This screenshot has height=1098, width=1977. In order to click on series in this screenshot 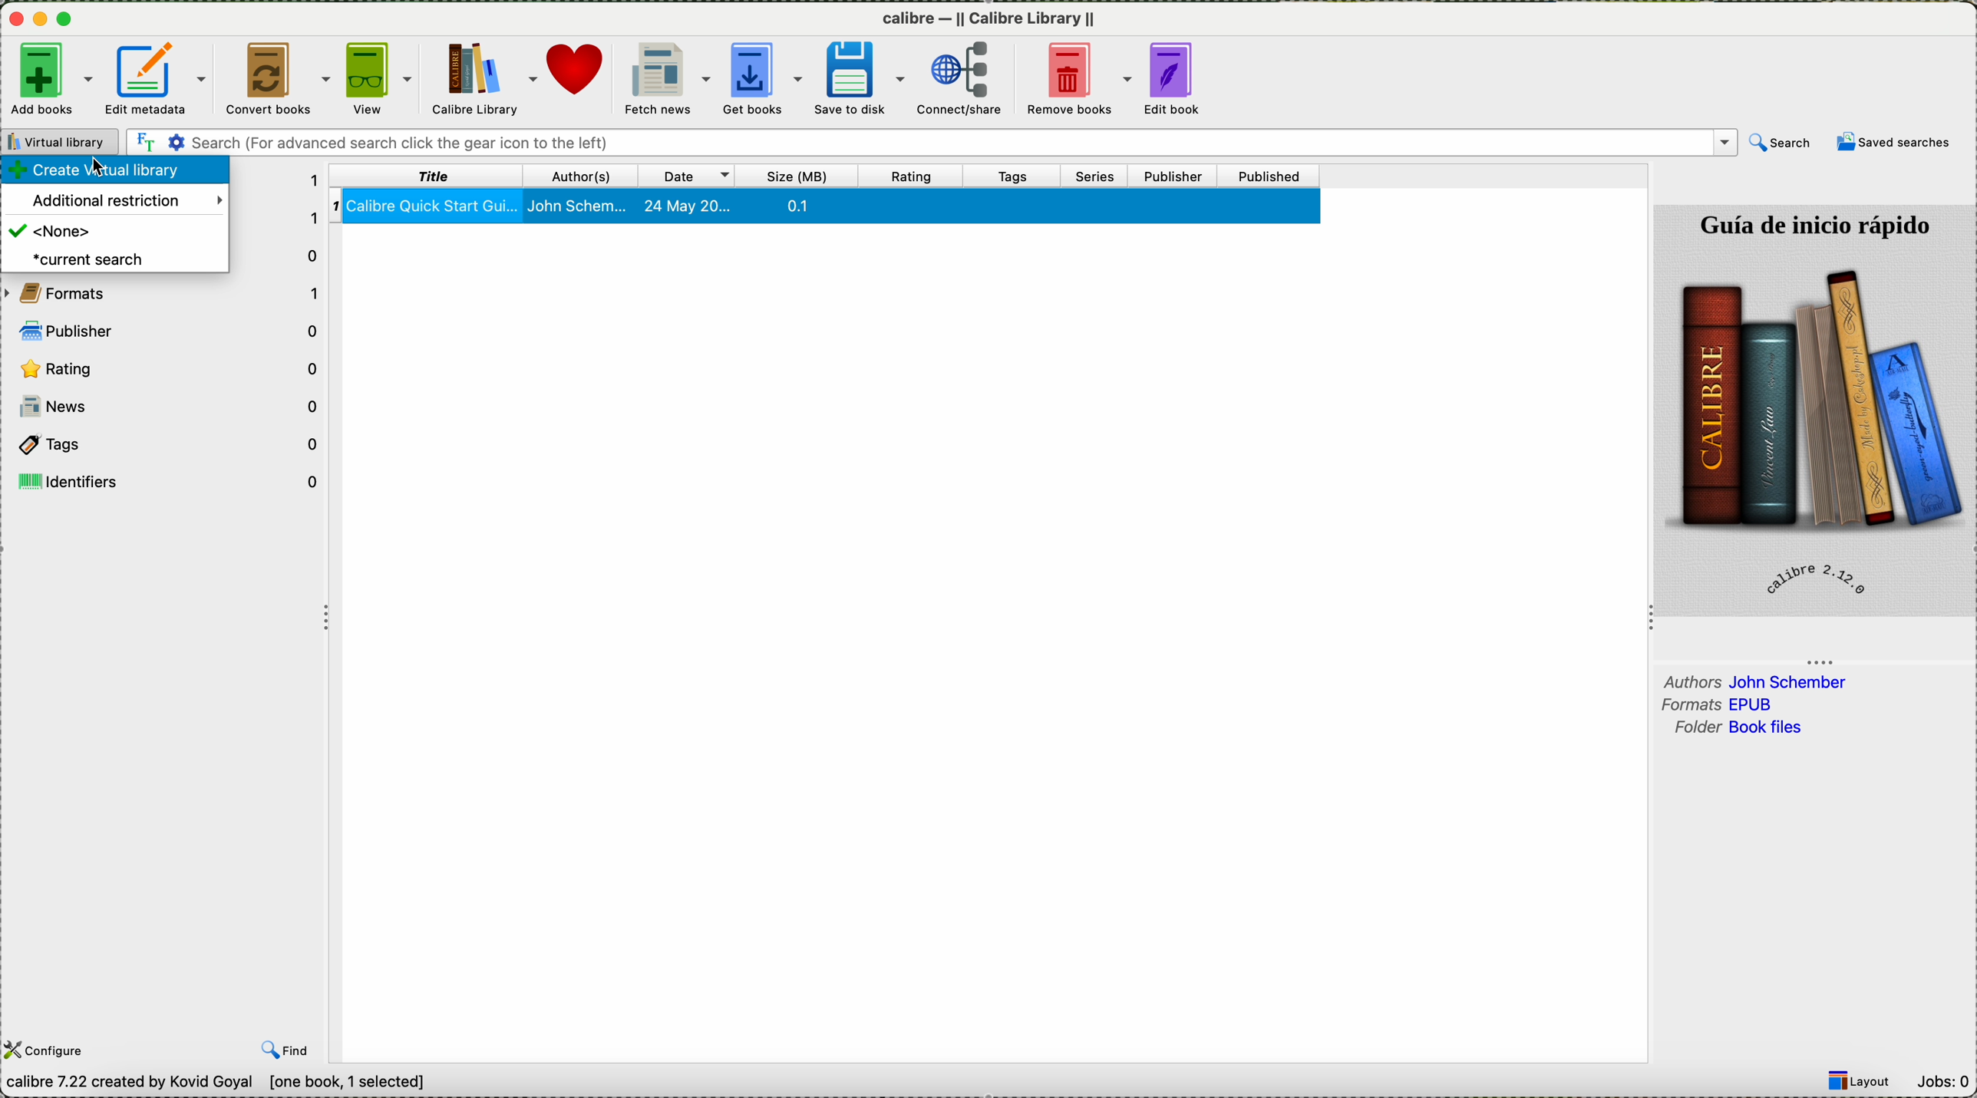, I will do `click(1101, 177)`.